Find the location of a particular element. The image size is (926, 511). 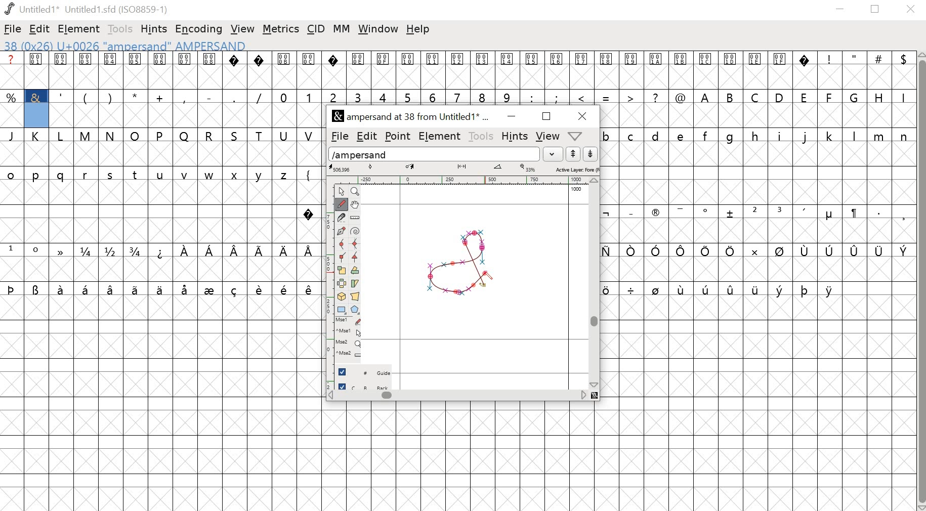

zoom level is located at coordinates (529, 168).